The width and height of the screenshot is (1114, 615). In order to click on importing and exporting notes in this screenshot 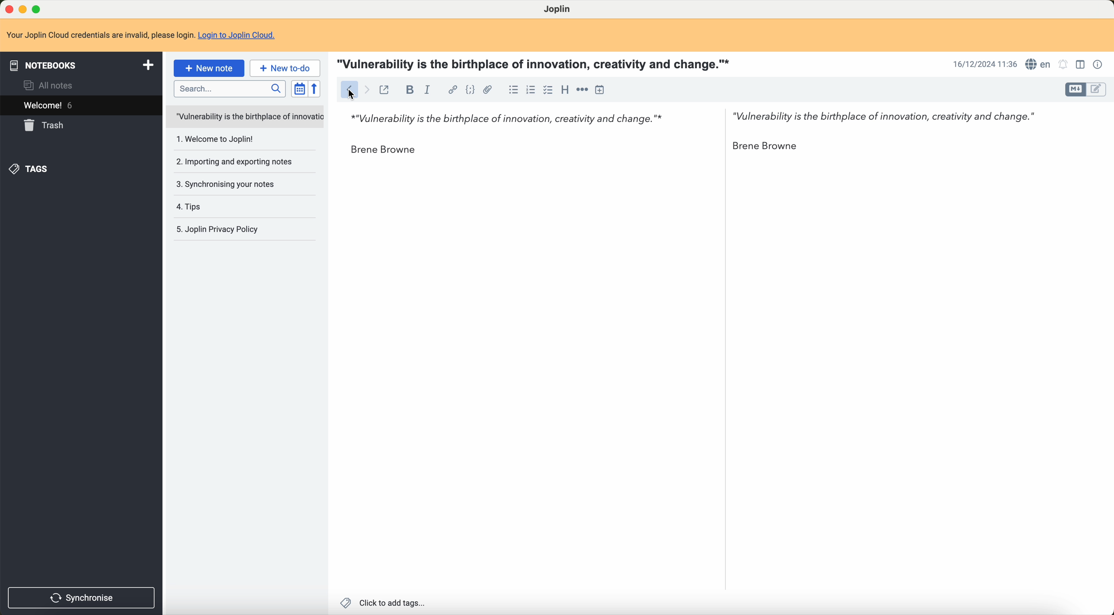, I will do `click(236, 162)`.